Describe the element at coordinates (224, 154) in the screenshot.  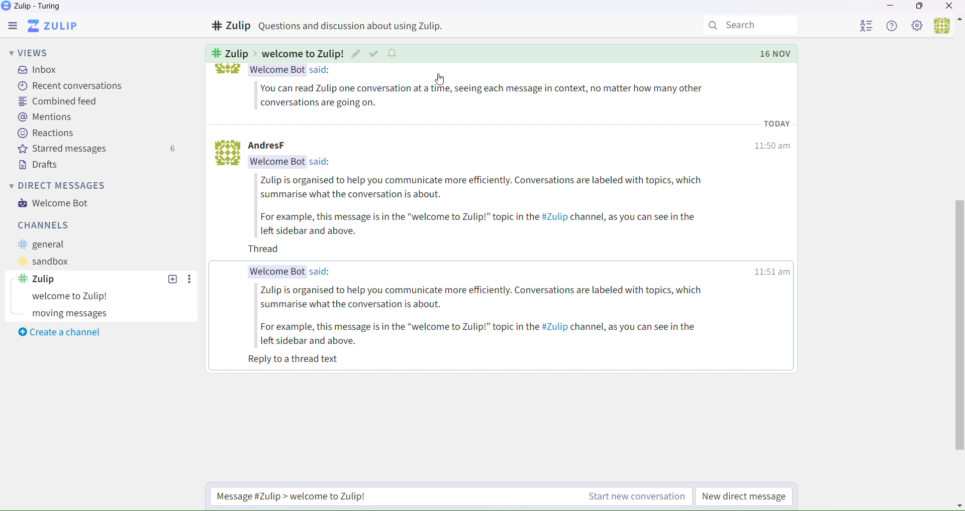
I see `logo` at that location.